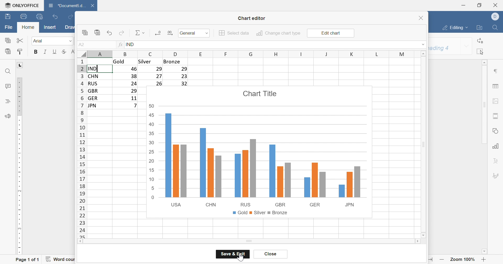 The width and height of the screenshot is (503, 264). I want to click on drop down, so click(207, 33).